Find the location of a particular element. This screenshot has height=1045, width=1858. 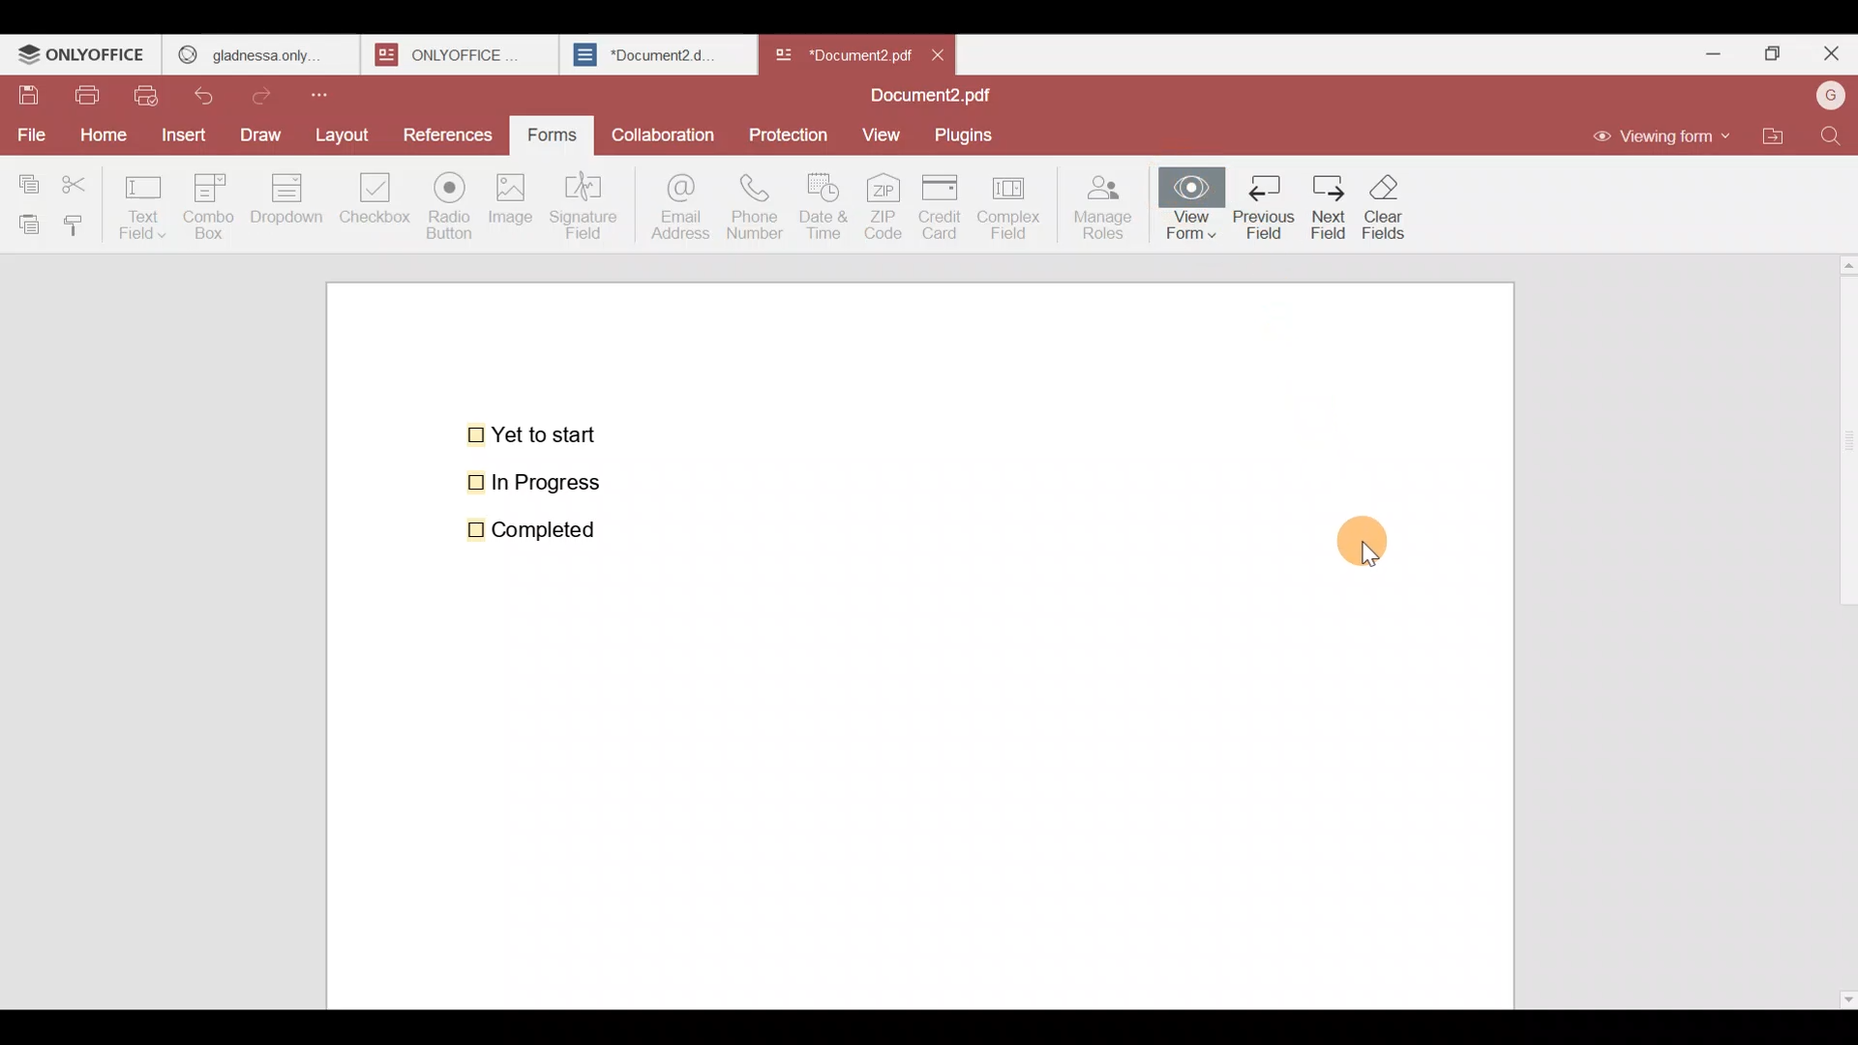

References is located at coordinates (448, 134).